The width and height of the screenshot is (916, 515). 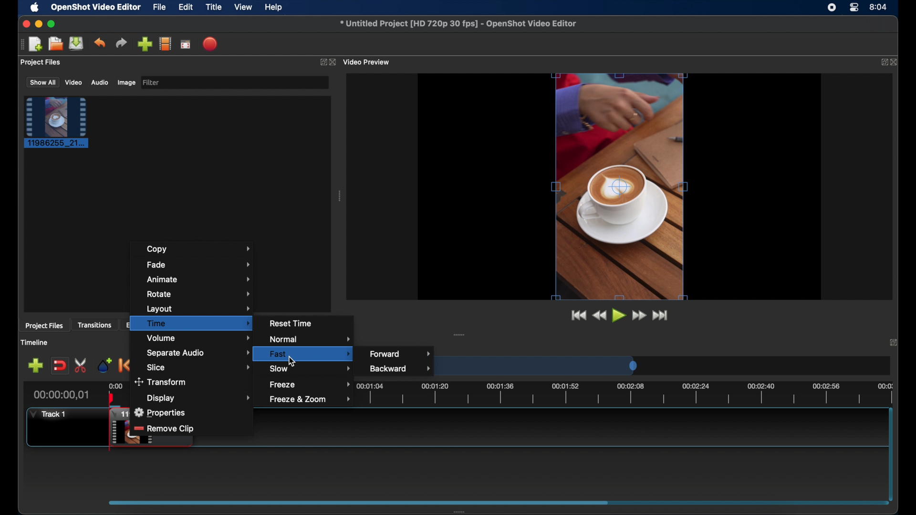 What do you see at coordinates (198, 308) in the screenshot?
I see `layoutmenu` at bounding box center [198, 308].